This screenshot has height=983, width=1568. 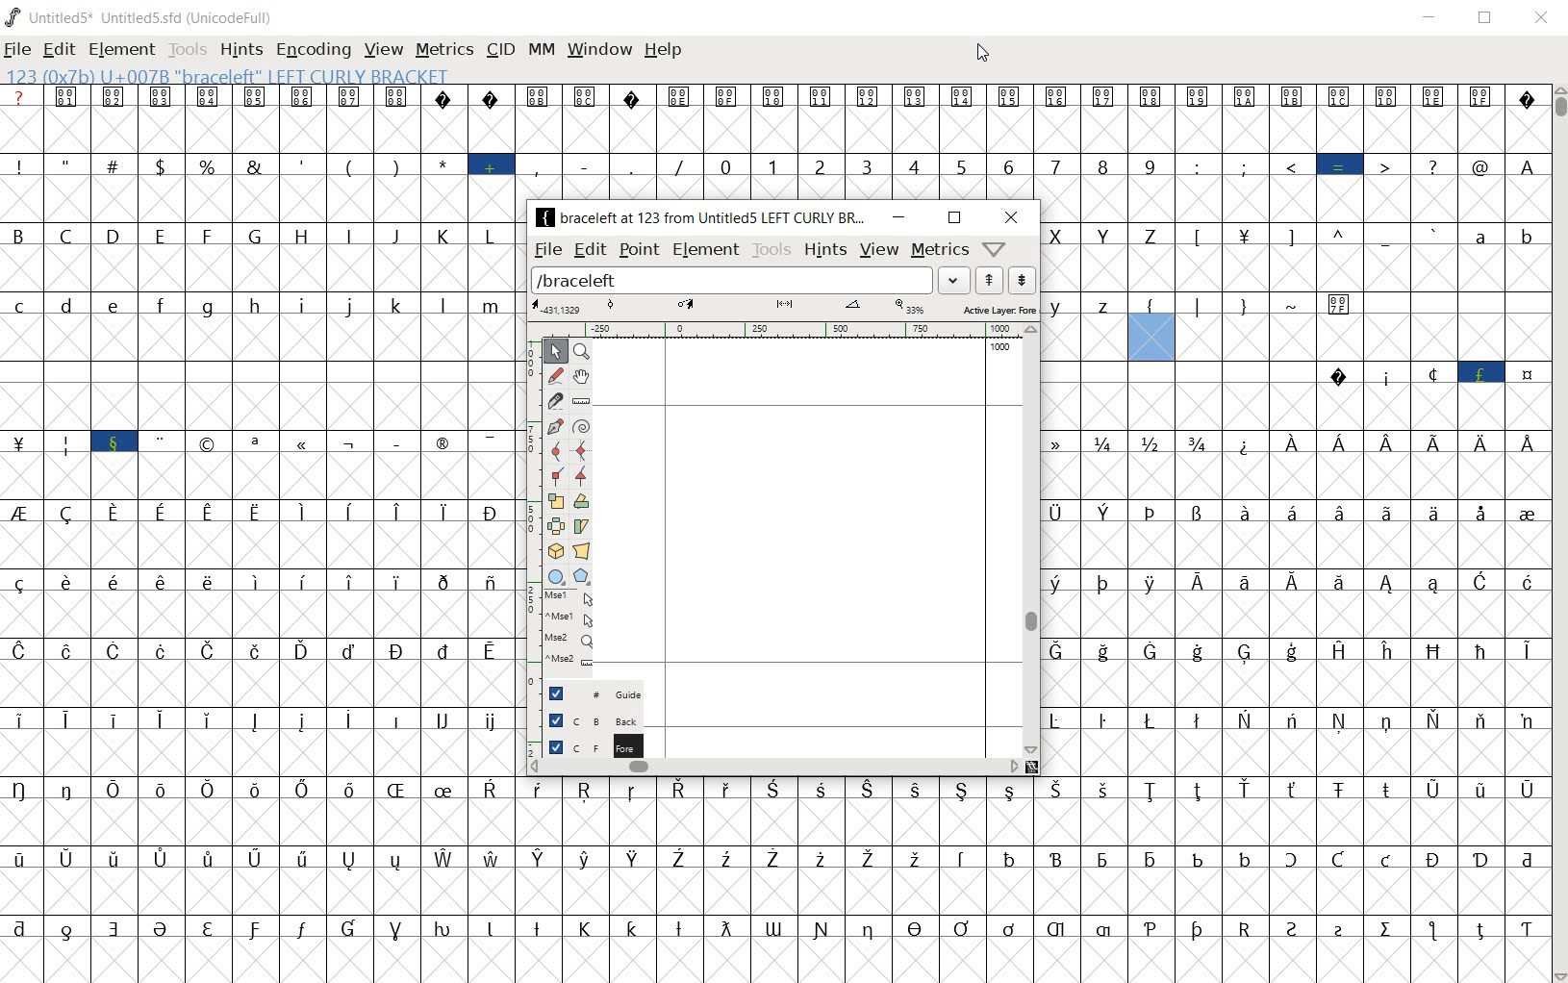 What do you see at coordinates (753, 280) in the screenshot?
I see `load word list` at bounding box center [753, 280].